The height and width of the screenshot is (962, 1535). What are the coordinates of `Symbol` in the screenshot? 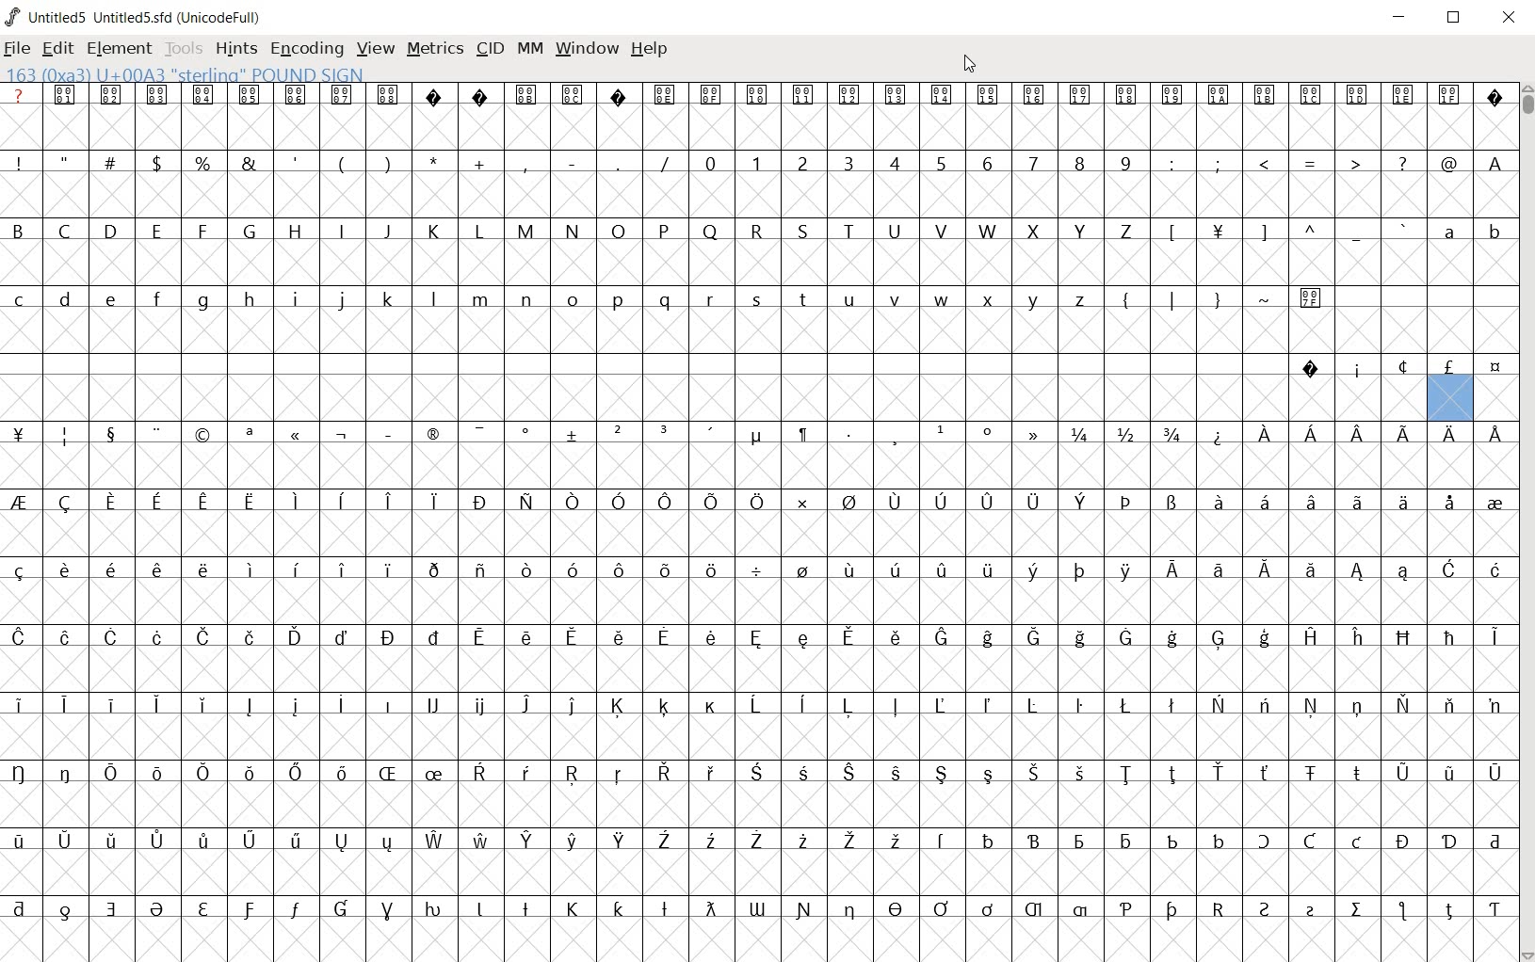 It's located at (895, 773).